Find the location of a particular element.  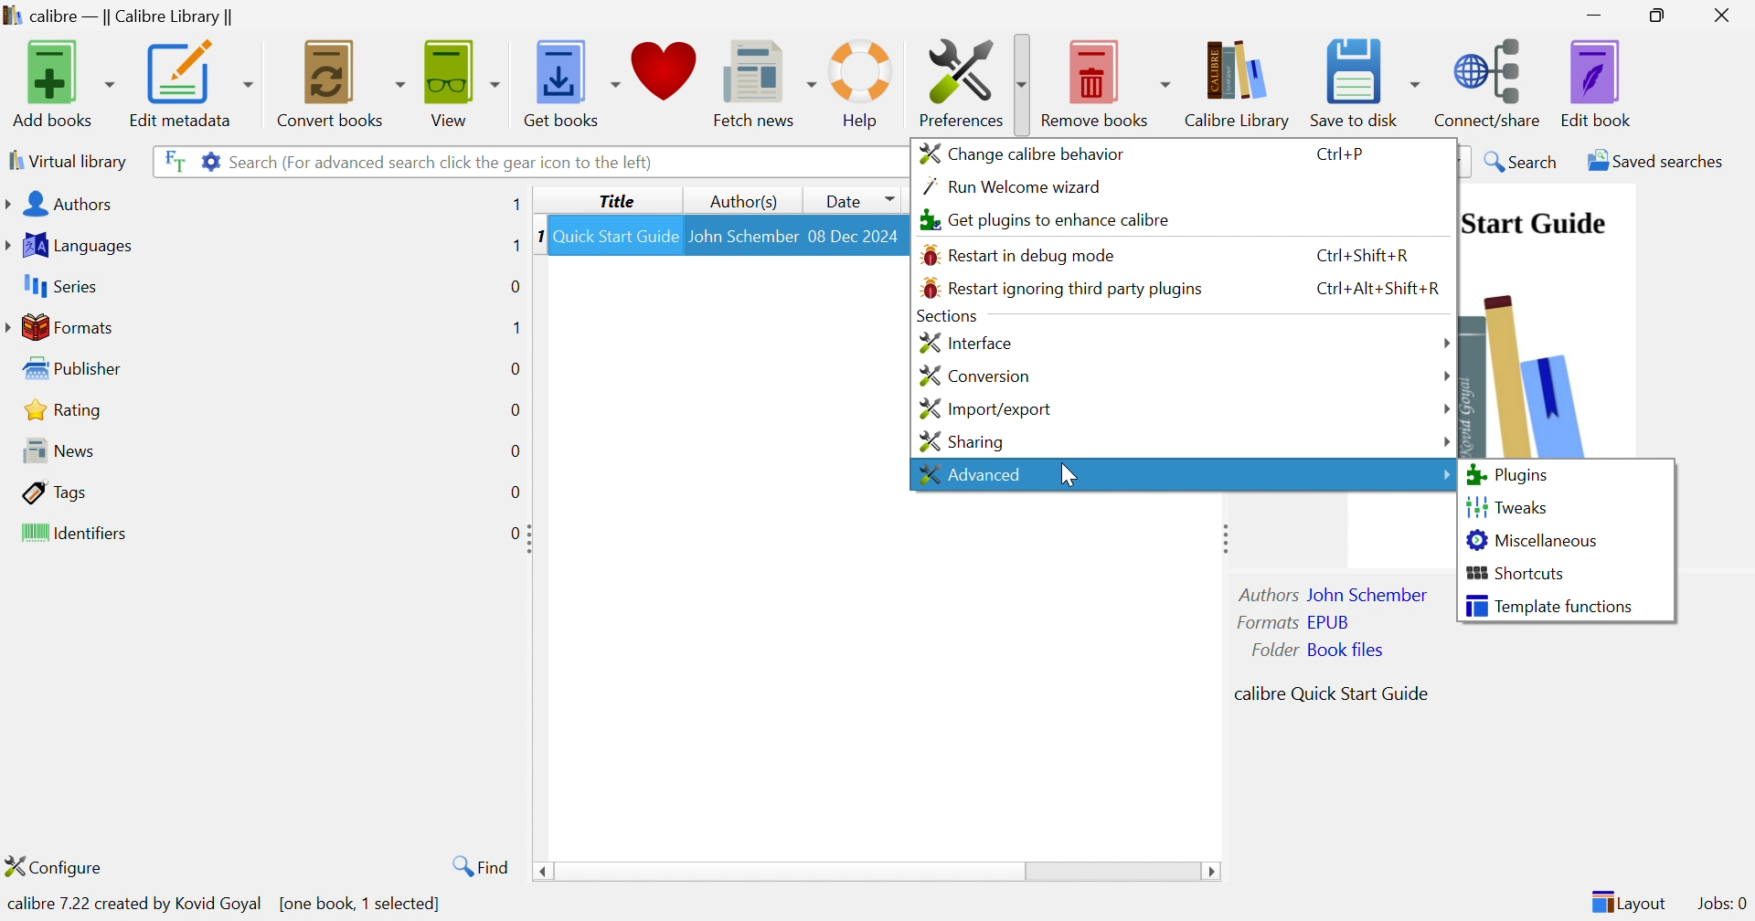

Shortcuts is located at coordinates (1517, 573).